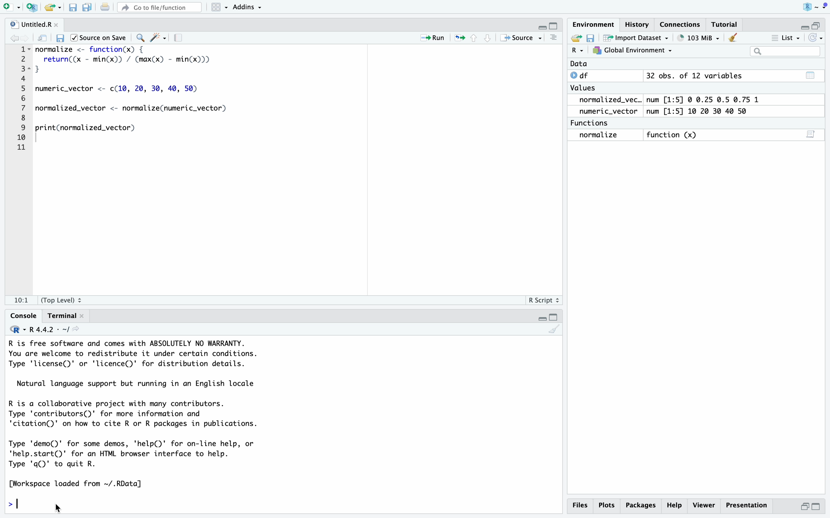 Image resolution: width=830 pixels, height=518 pixels. Describe the element at coordinates (554, 38) in the screenshot. I see `Show document outline (Ctrl + Shift + O)` at that location.